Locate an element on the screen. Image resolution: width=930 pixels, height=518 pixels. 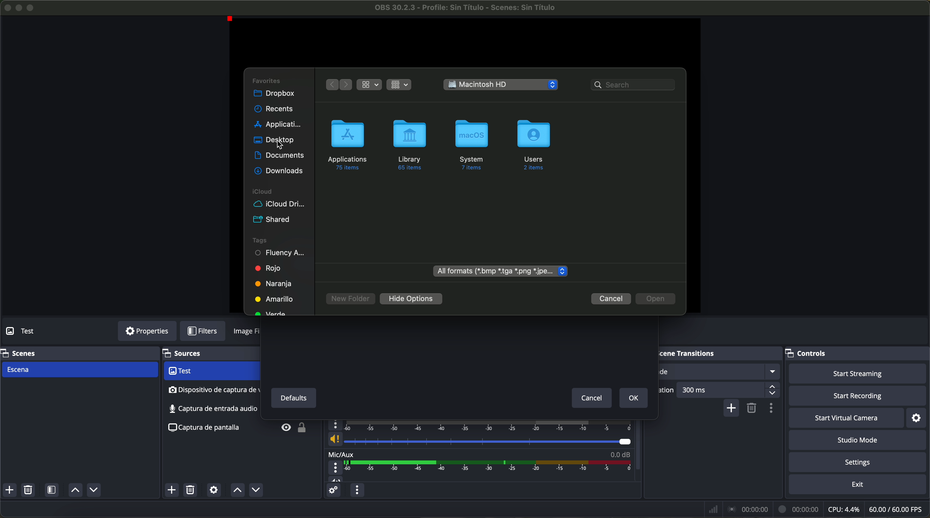
remove selected source is located at coordinates (192, 490).